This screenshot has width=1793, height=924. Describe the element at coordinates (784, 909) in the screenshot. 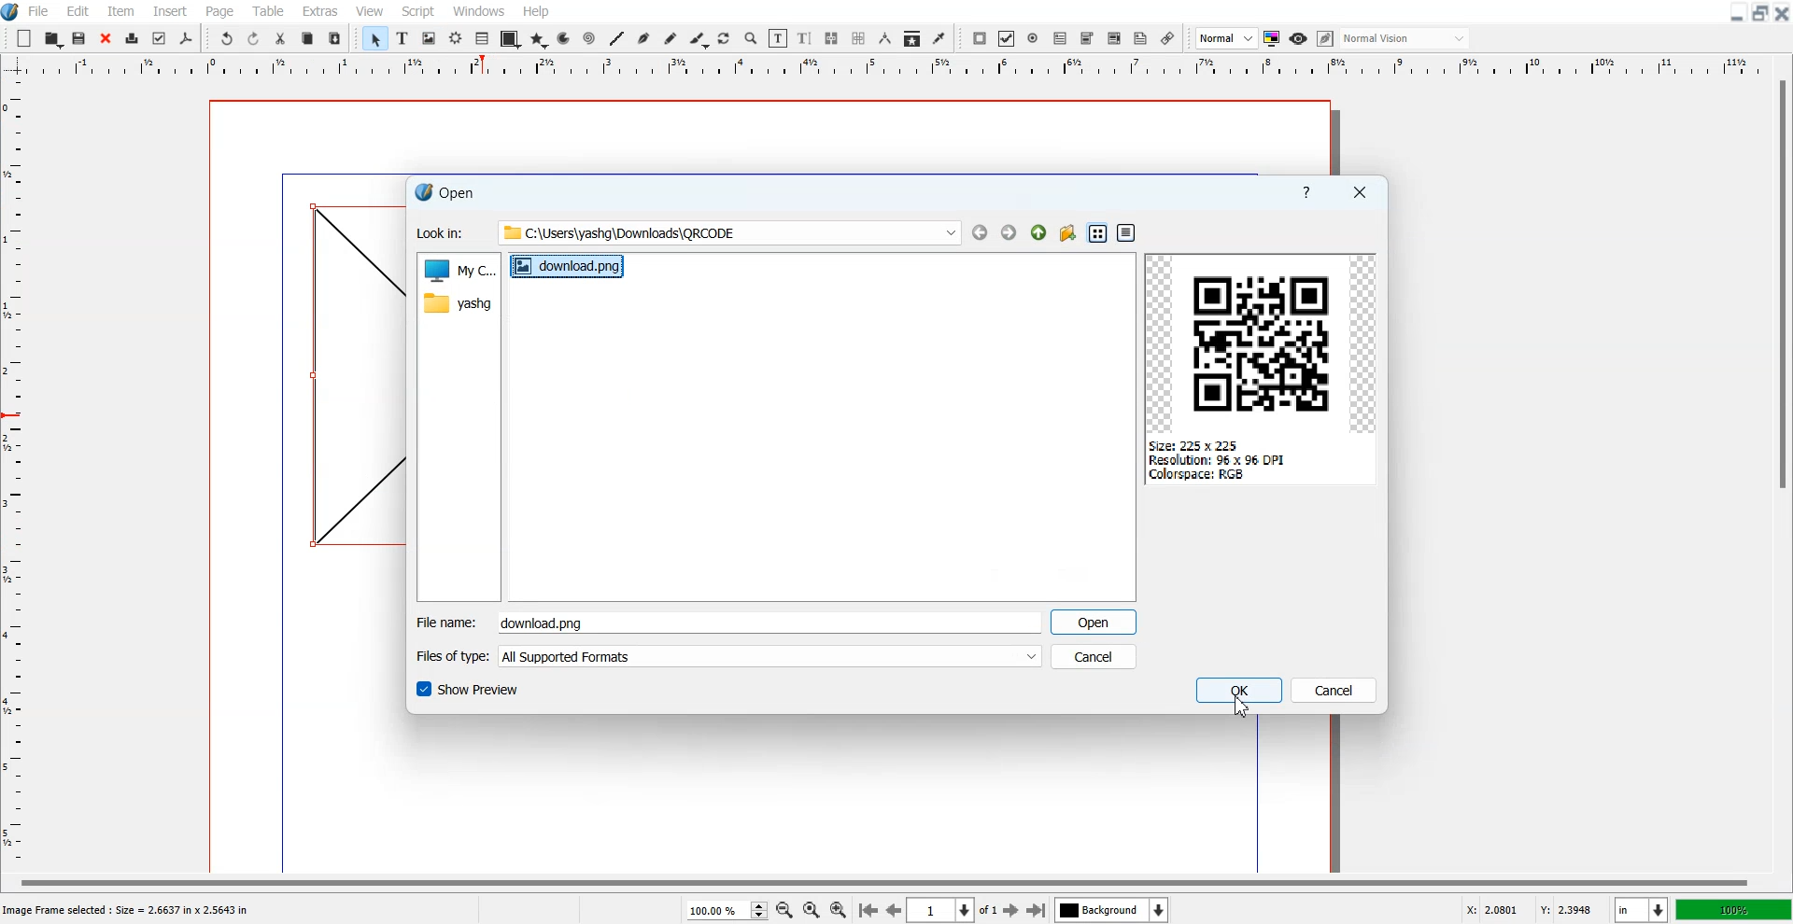

I see `Zoom Out` at that location.